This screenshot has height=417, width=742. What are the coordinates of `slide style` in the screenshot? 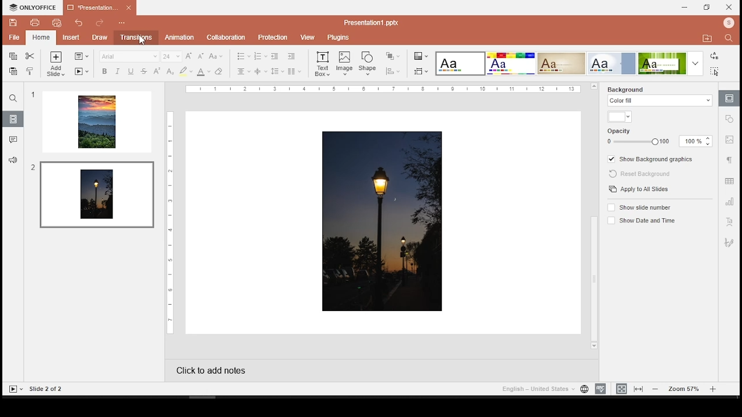 It's located at (460, 63).